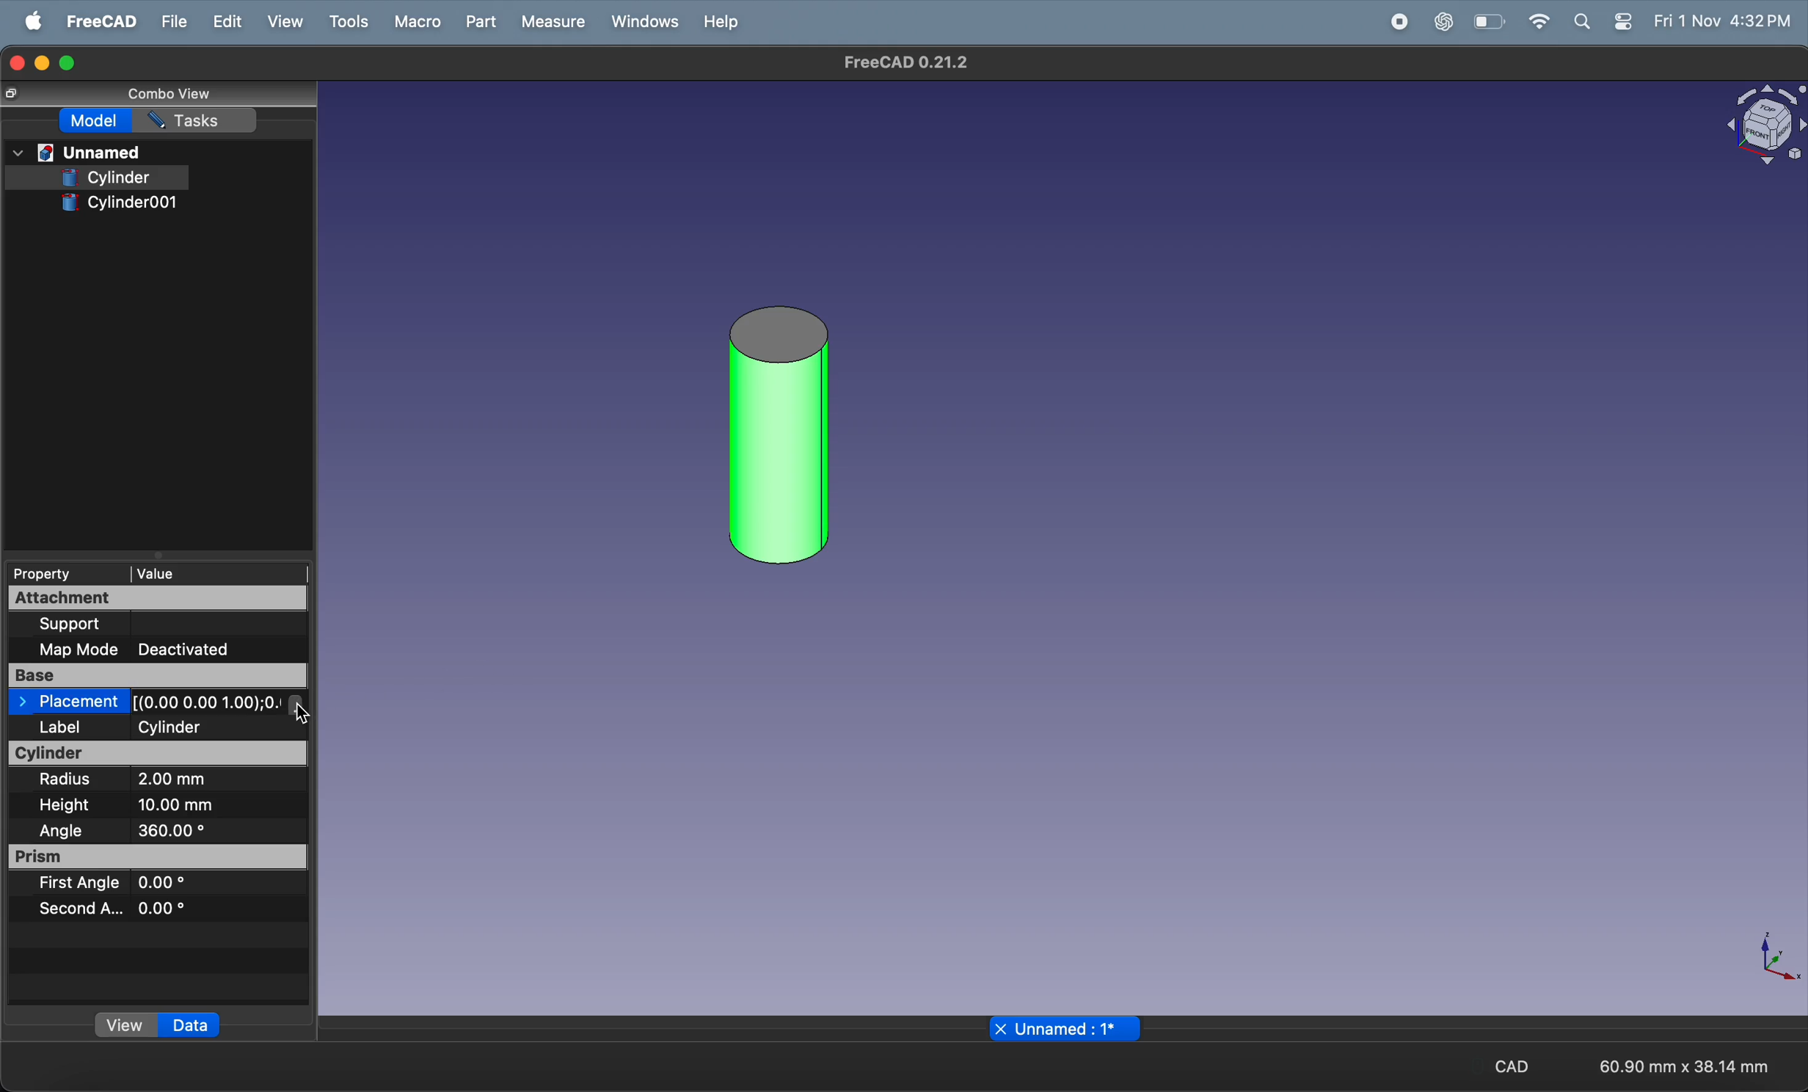 Image resolution: width=1808 pixels, height=1092 pixels. Describe the element at coordinates (10, 94) in the screenshot. I see `copy` at that location.